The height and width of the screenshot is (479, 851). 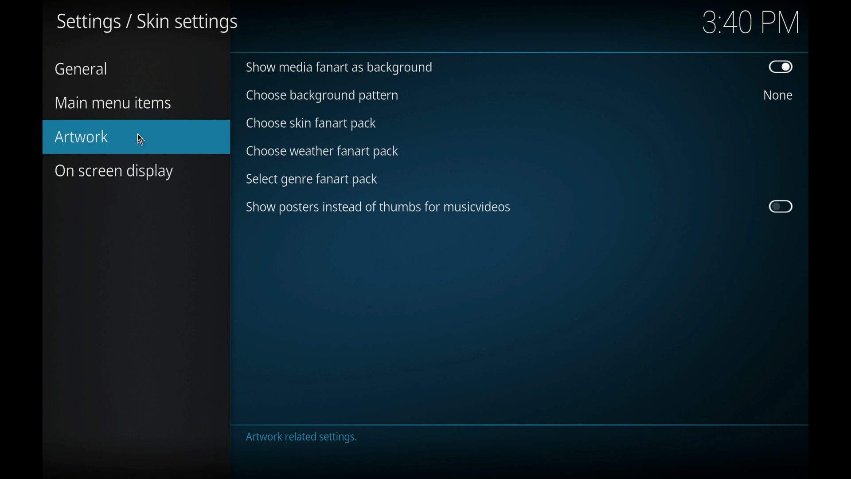 I want to click on show posters, so click(x=378, y=208).